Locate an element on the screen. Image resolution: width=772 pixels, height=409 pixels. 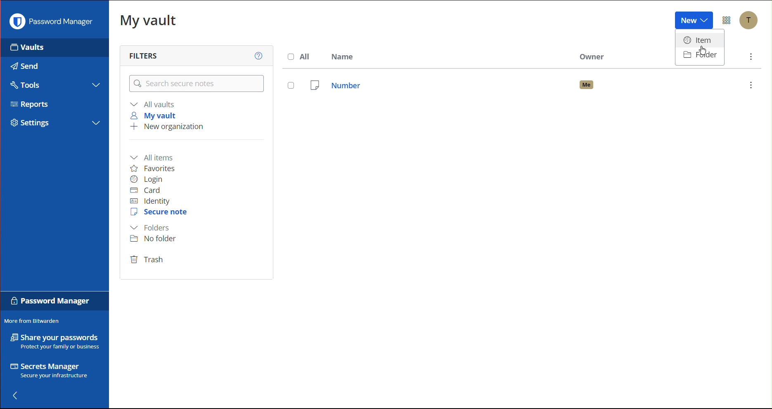
Item is located at coordinates (701, 40).